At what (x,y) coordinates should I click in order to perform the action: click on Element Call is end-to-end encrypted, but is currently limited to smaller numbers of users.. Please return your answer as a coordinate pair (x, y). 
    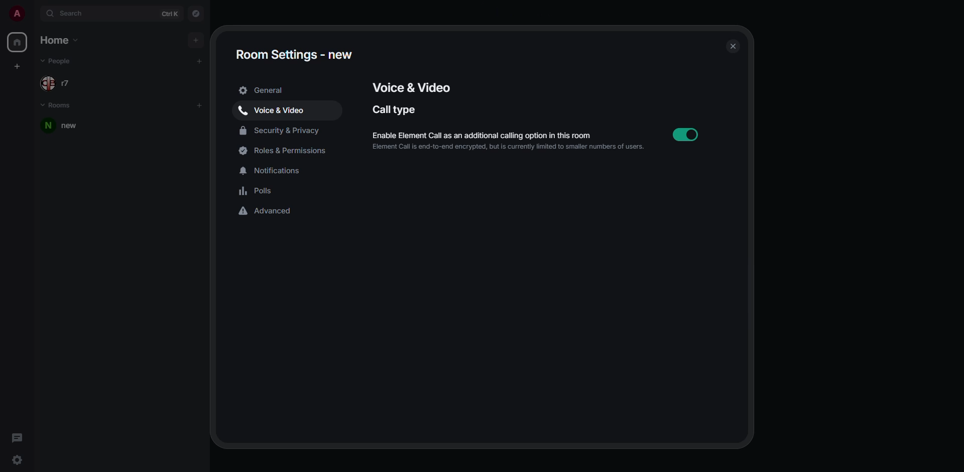
    Looking at the image, I should click on (508, 147).